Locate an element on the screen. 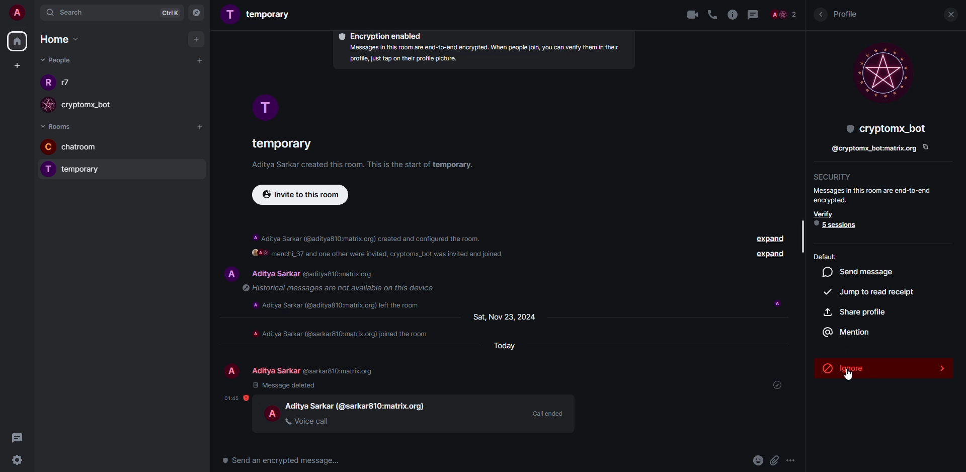 The width and height of the screenshot is (966, 472). profile is located at coordinates (265, 108).